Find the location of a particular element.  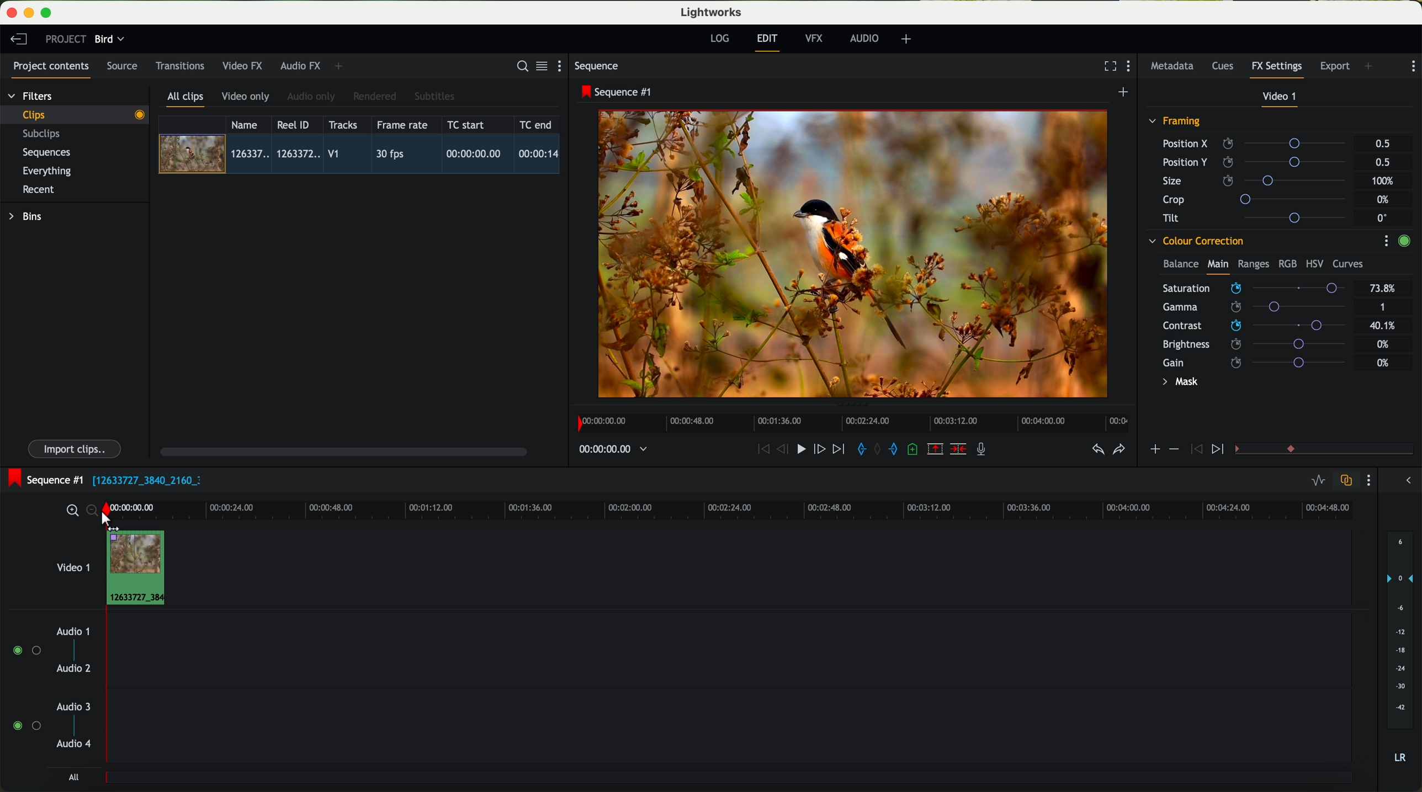

move foward is located at coordinates (838, 449).